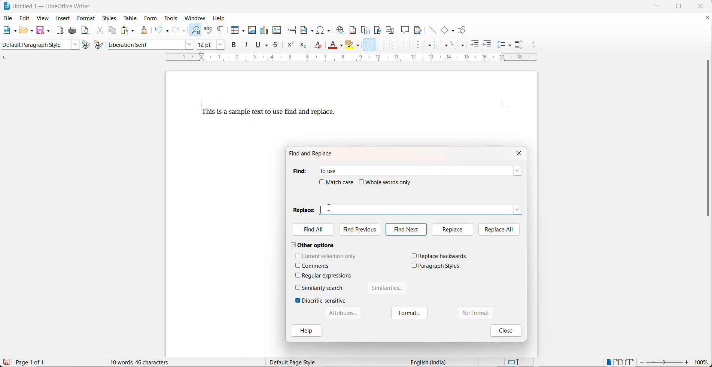  I want to click on close, so click(505, 330).